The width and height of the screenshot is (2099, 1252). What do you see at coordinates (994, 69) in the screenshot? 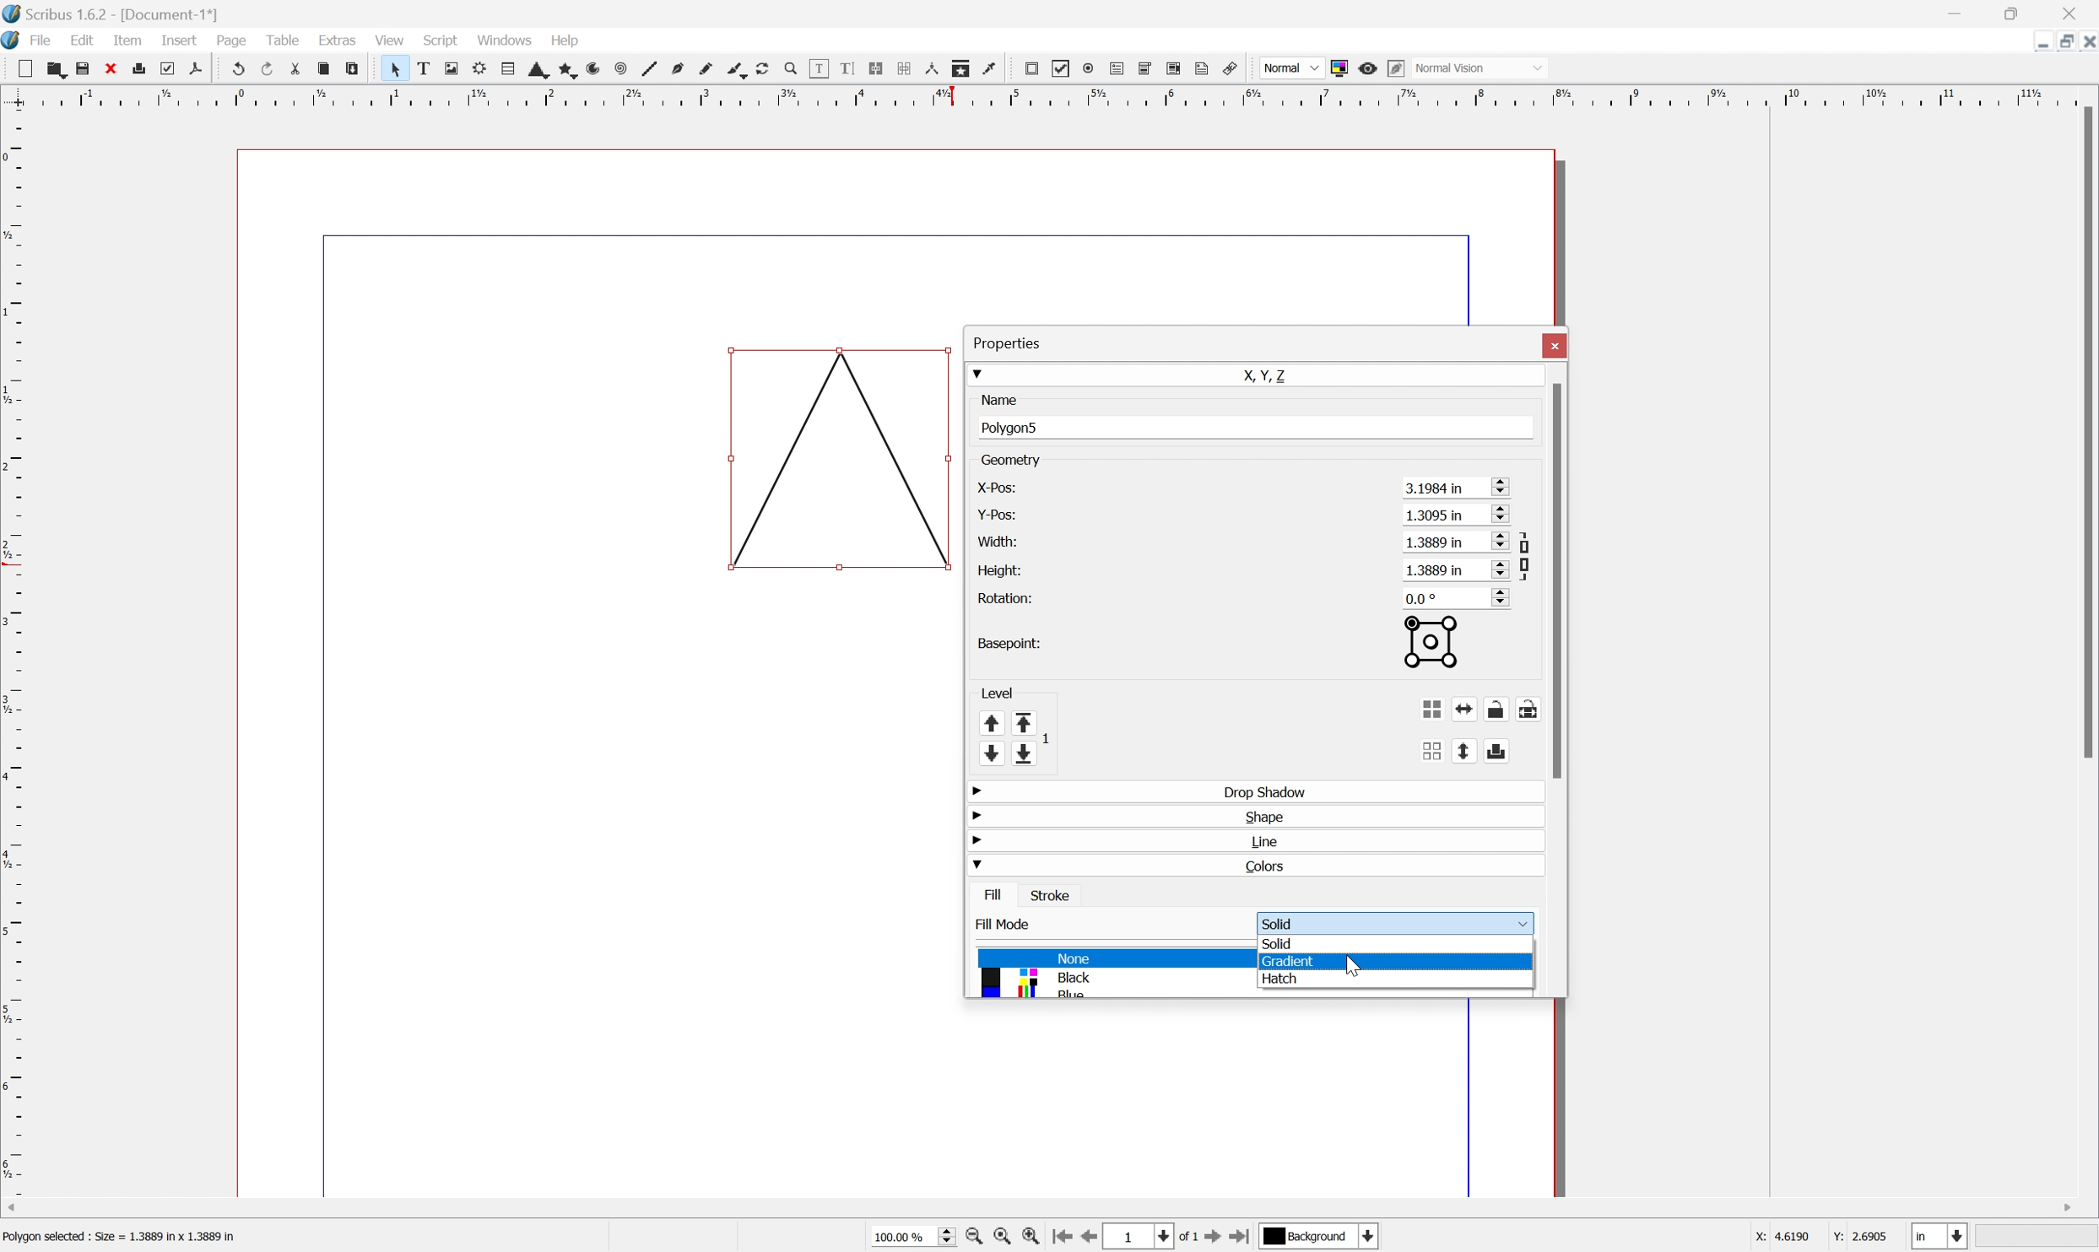
I see `Eye dropper` at bounding box center [994, 69].